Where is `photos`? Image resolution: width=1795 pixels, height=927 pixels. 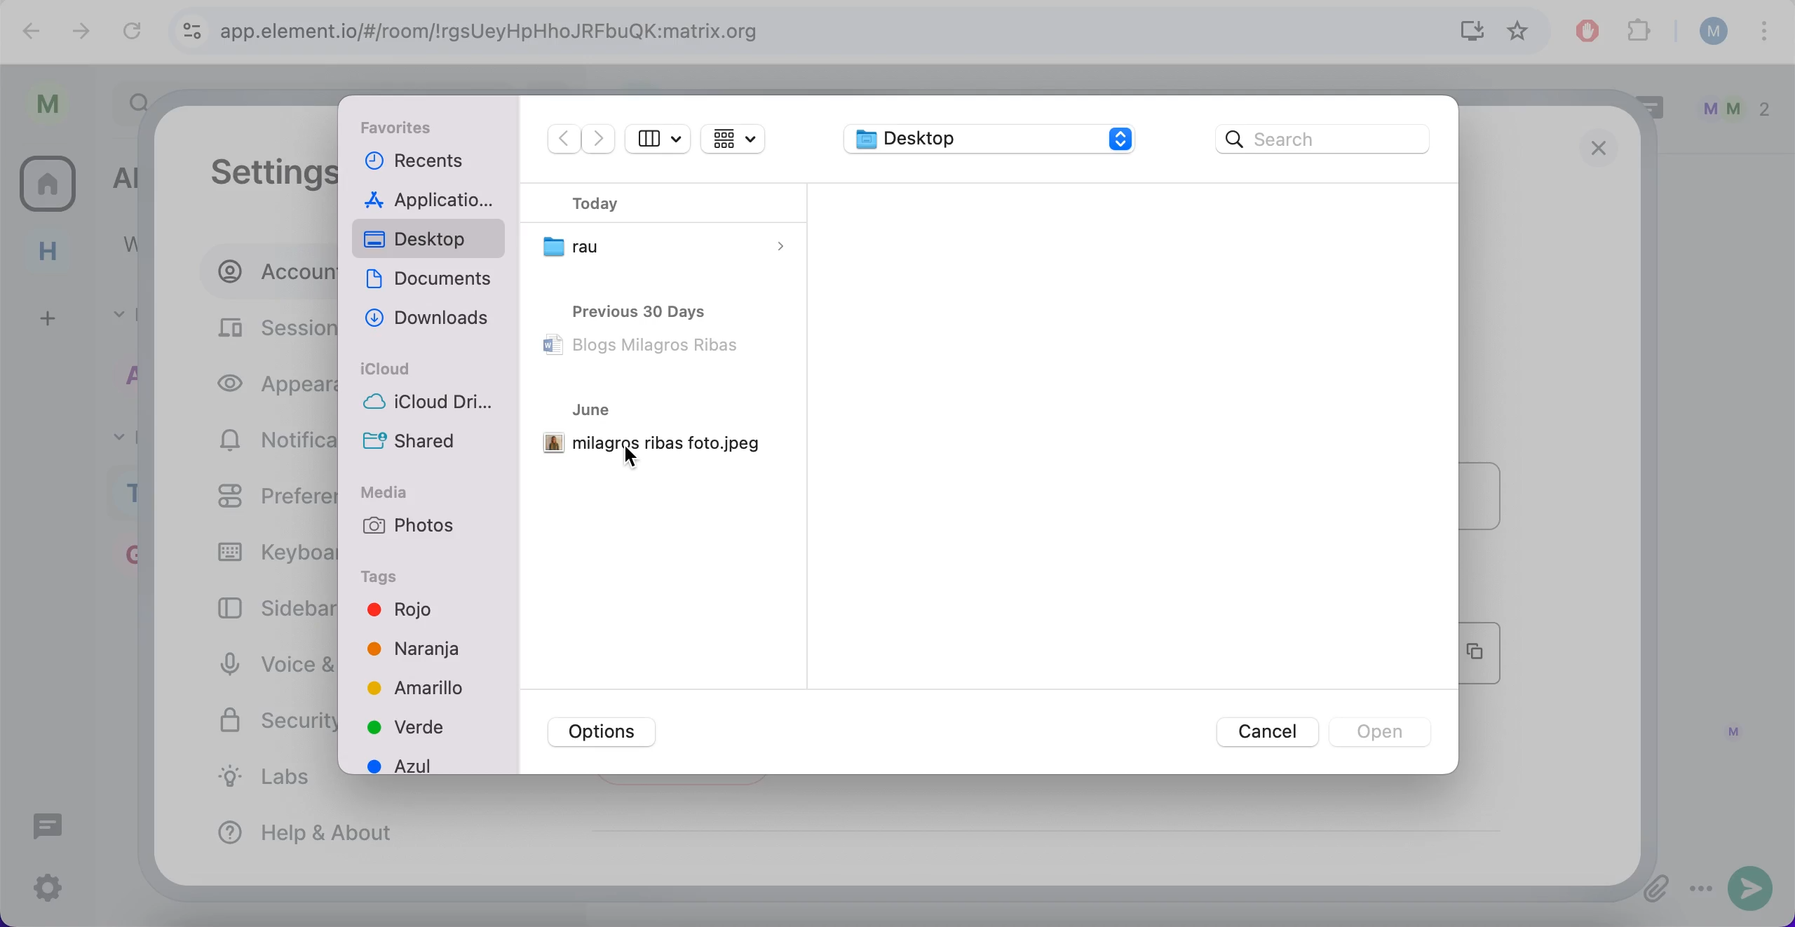
photos is located at coordinates (423, 530).